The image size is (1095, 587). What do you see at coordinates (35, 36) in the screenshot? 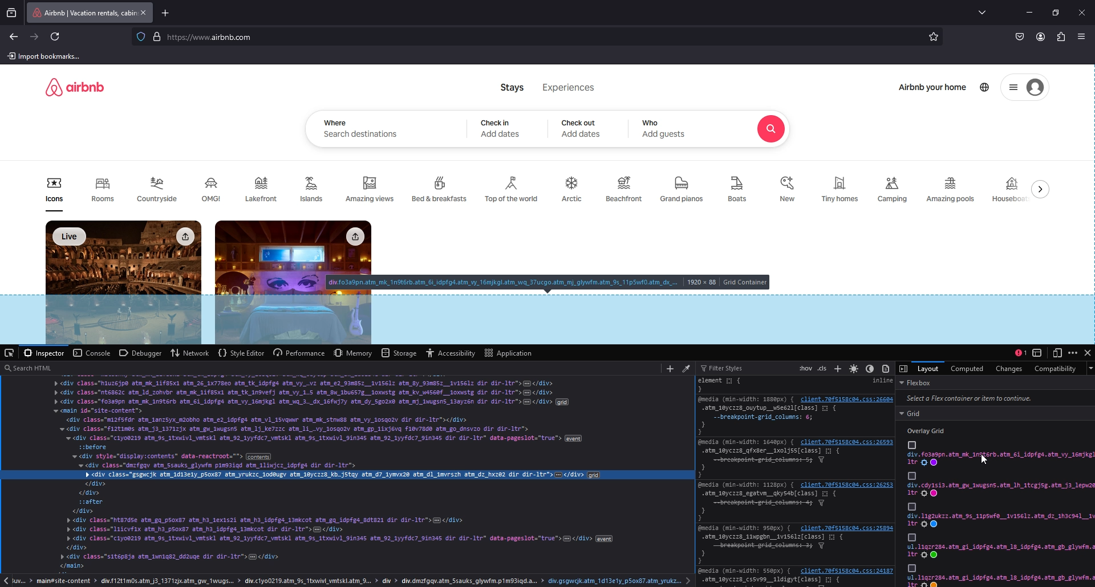
I see `forward` at bounding box center [35, 36].